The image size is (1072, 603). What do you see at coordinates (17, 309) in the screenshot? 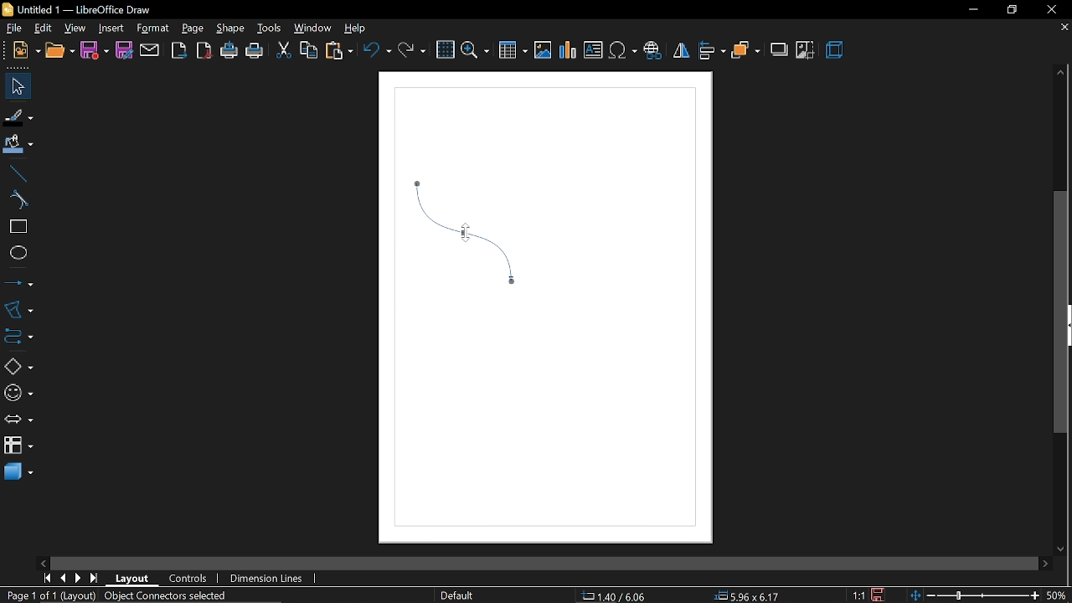
I see `curves and polygons` at bounding box center [17, 309].